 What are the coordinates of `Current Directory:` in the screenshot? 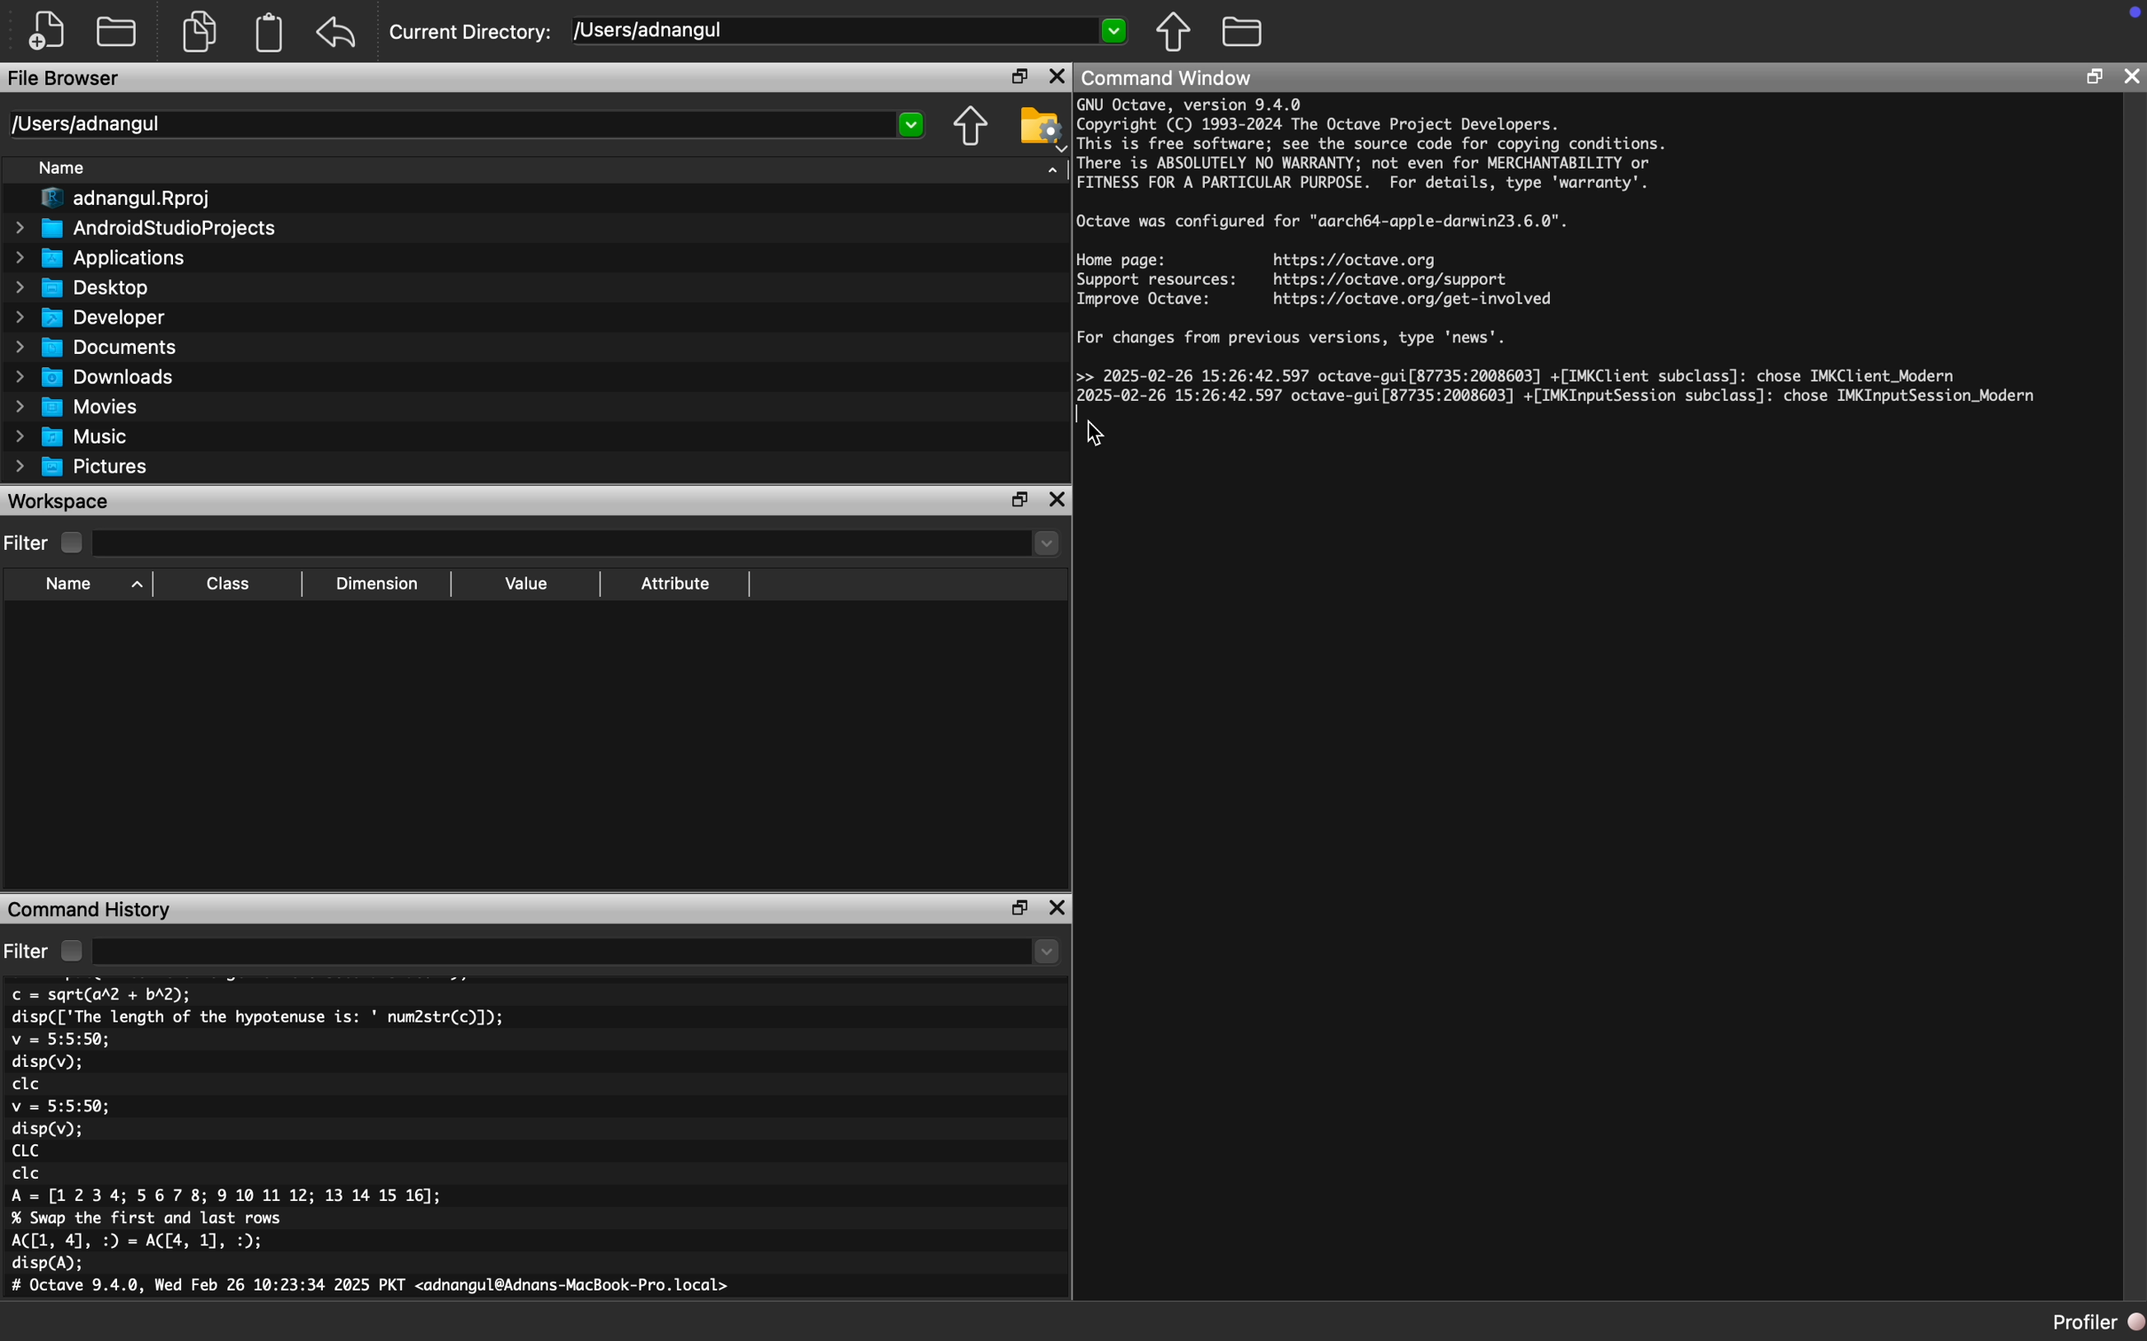 It's located at (474, 33).